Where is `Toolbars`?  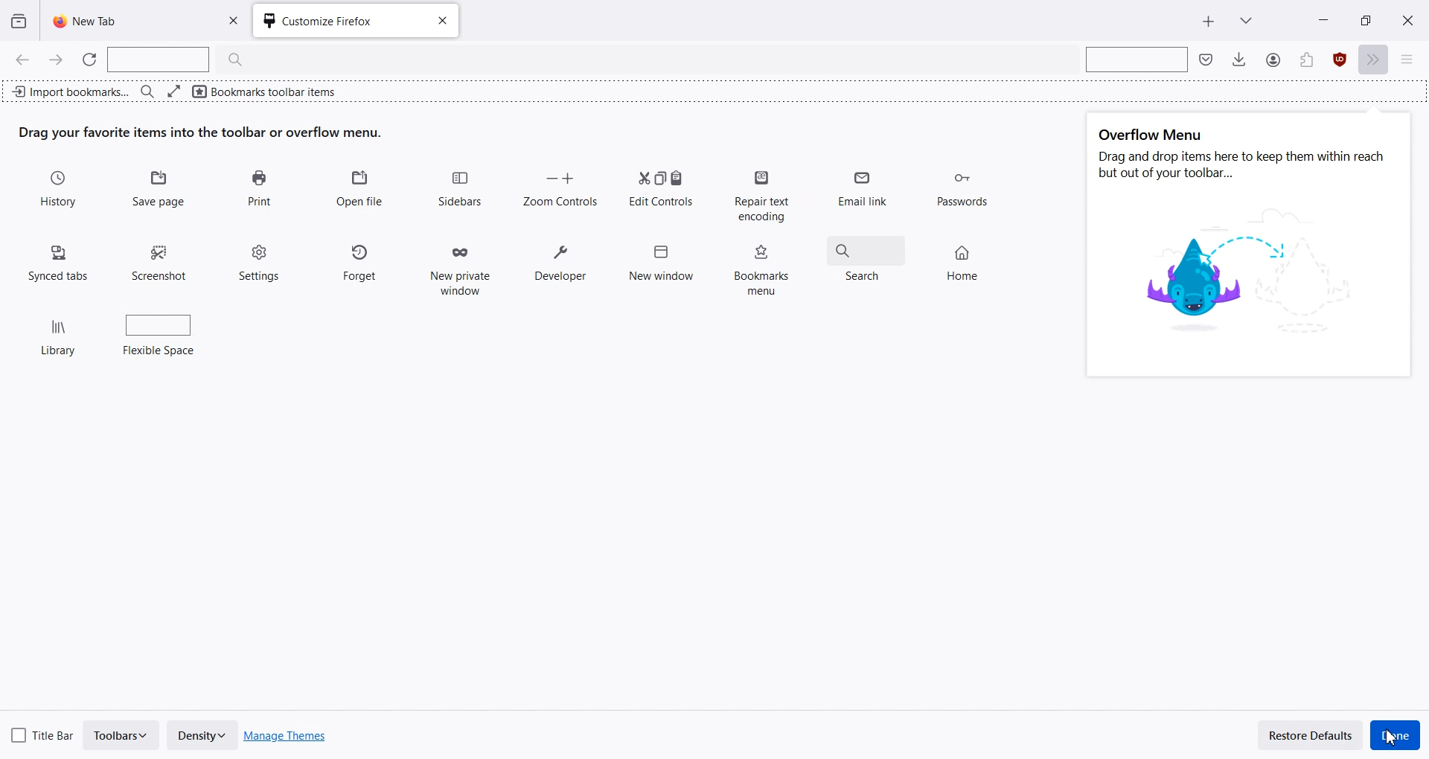 Toolbars is located at coordinates (122, 735).